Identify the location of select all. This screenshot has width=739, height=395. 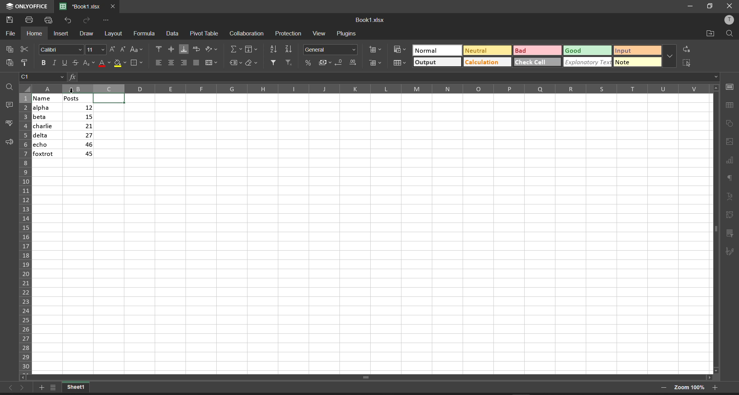
(28, 89).